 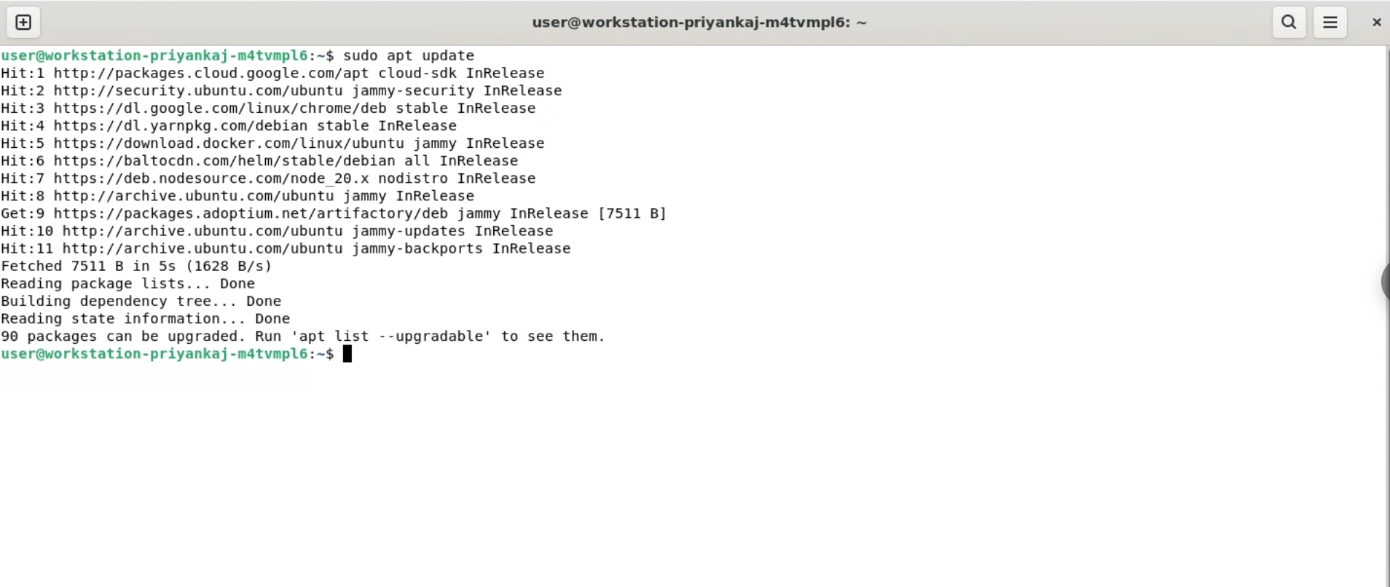 What do you see at coordinates (1289, 22) in the screenshot?
I see `search` at bounding box center [1289, 22].